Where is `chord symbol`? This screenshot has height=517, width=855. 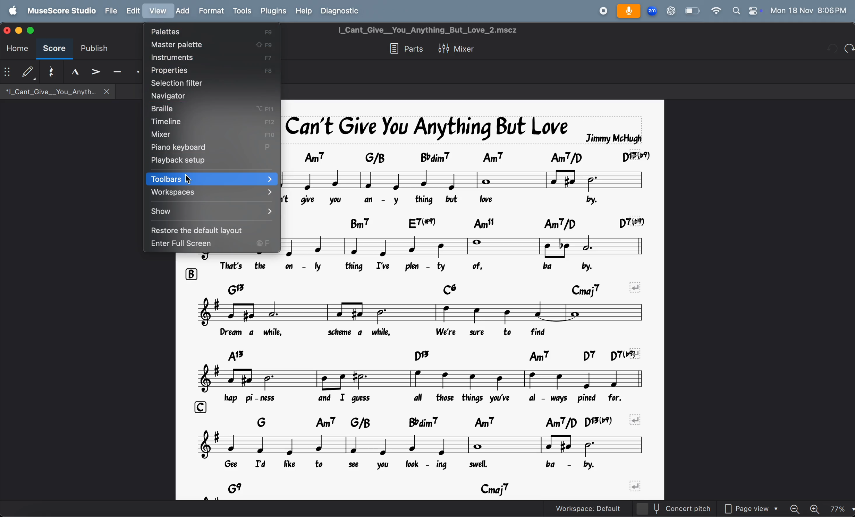 chord symbol is located at coordinates (467, 157).